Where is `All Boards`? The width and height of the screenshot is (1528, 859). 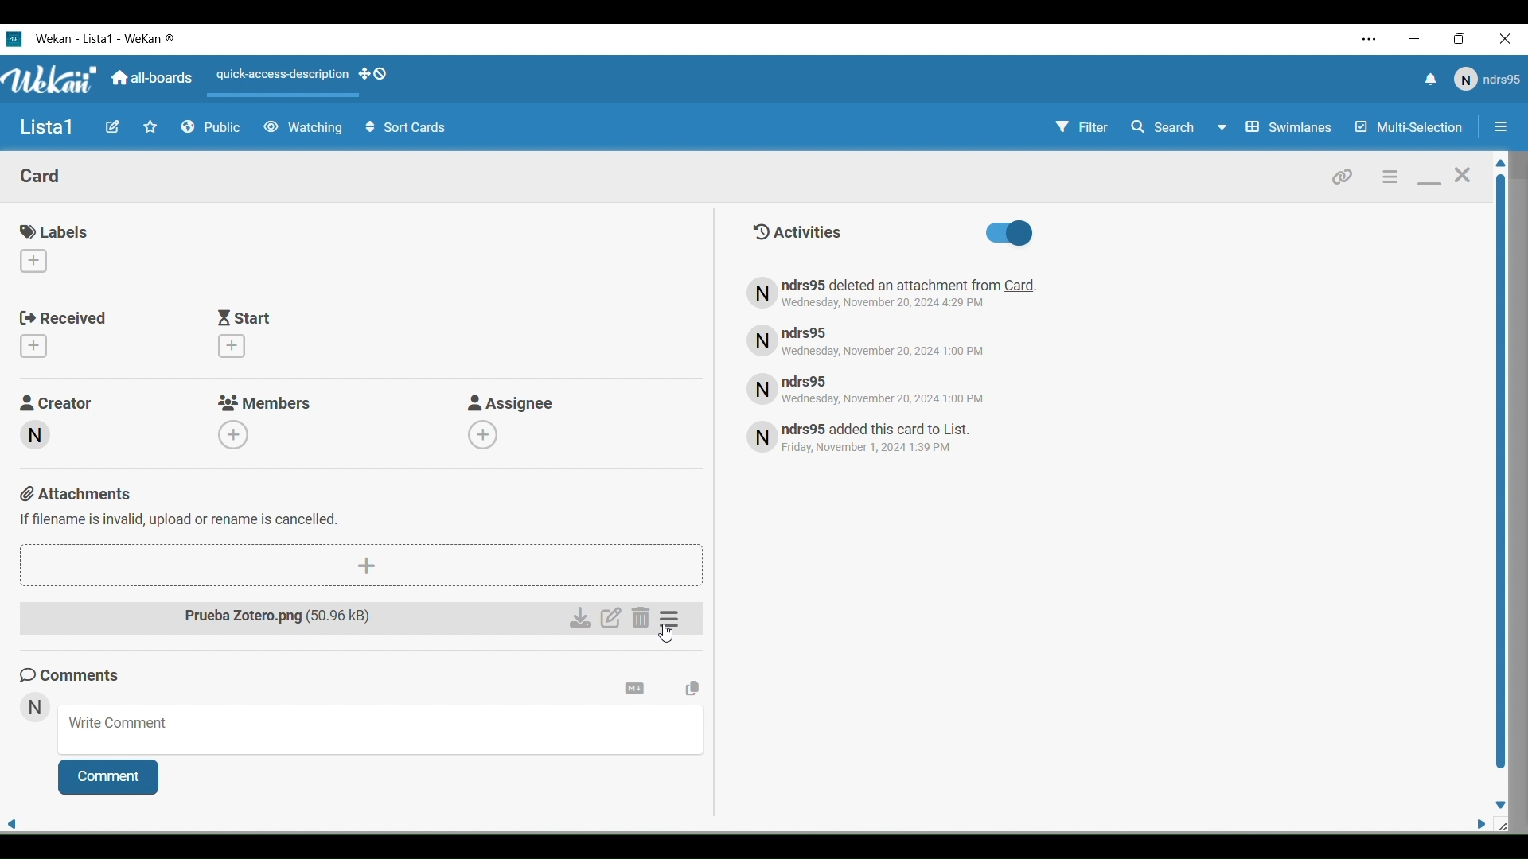 All Boards is located at coordinates (153, 78).